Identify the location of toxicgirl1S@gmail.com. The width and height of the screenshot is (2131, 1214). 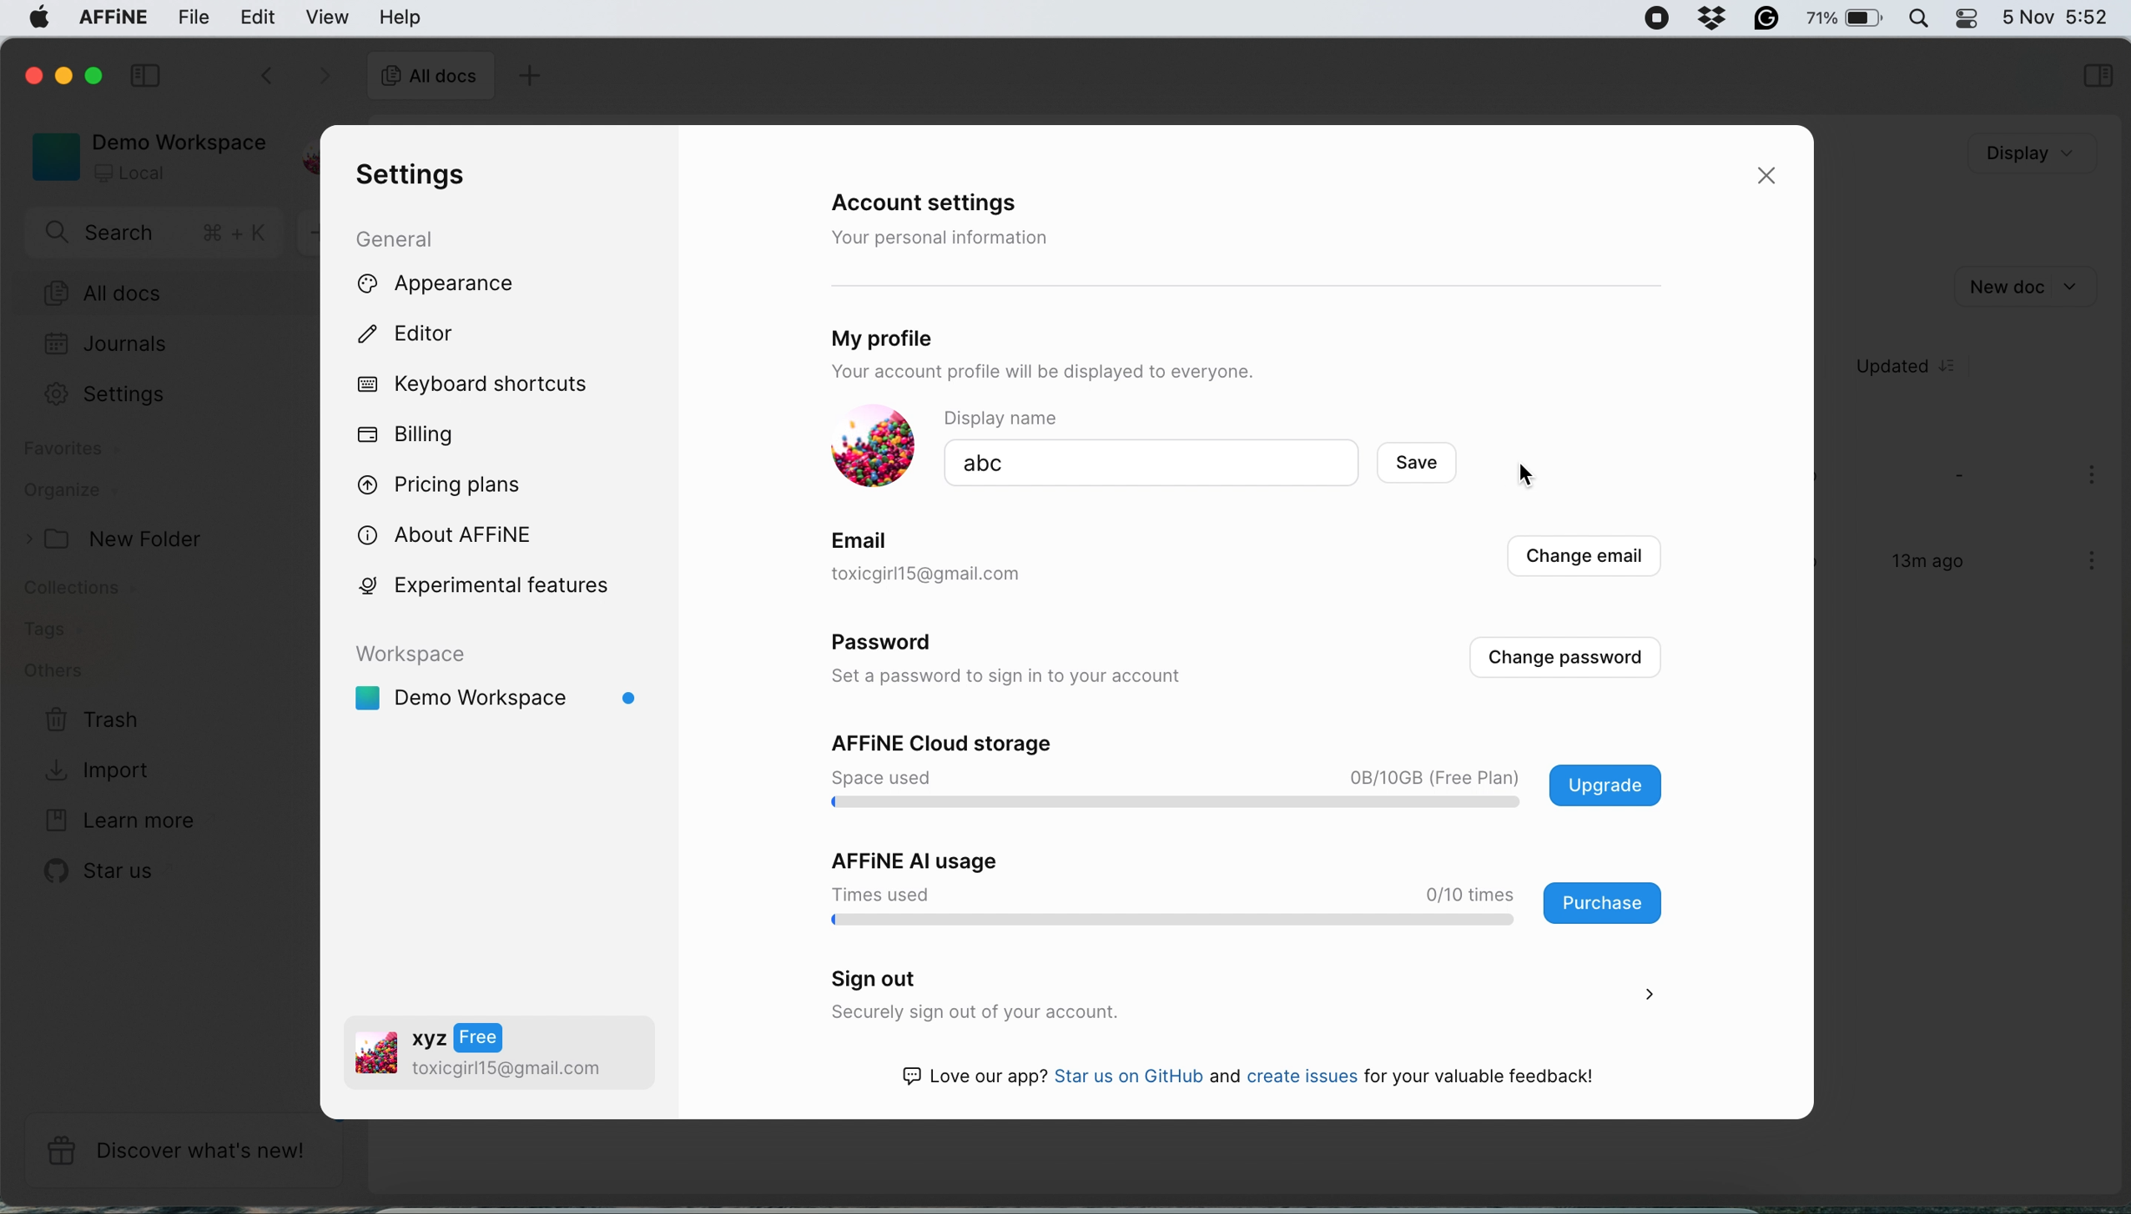
(958, 575).